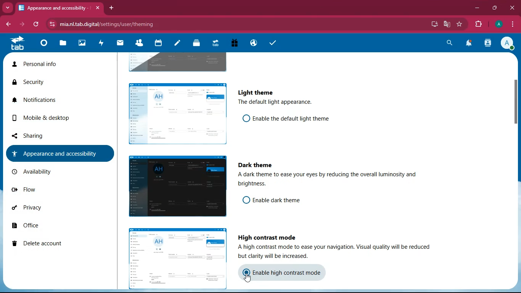  I want to click on image, so click(175, 187).